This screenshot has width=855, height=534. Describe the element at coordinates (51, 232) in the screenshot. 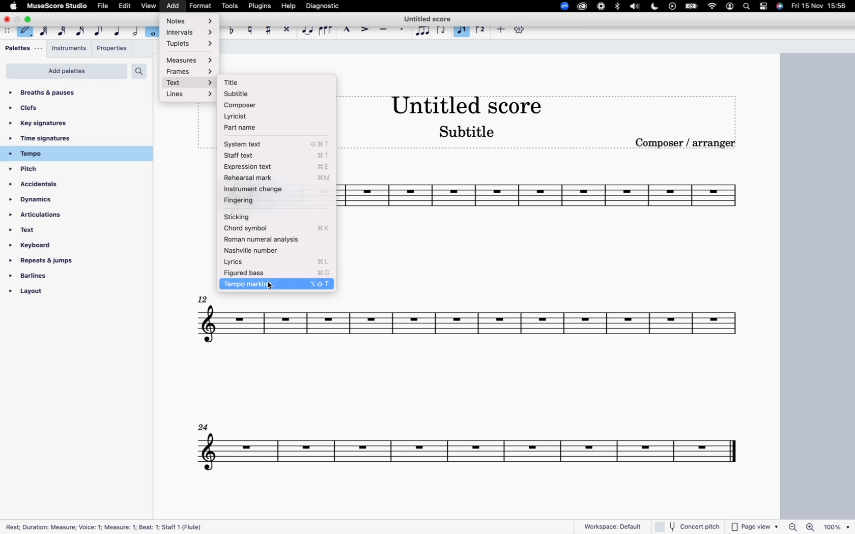

I see `text` at that location.